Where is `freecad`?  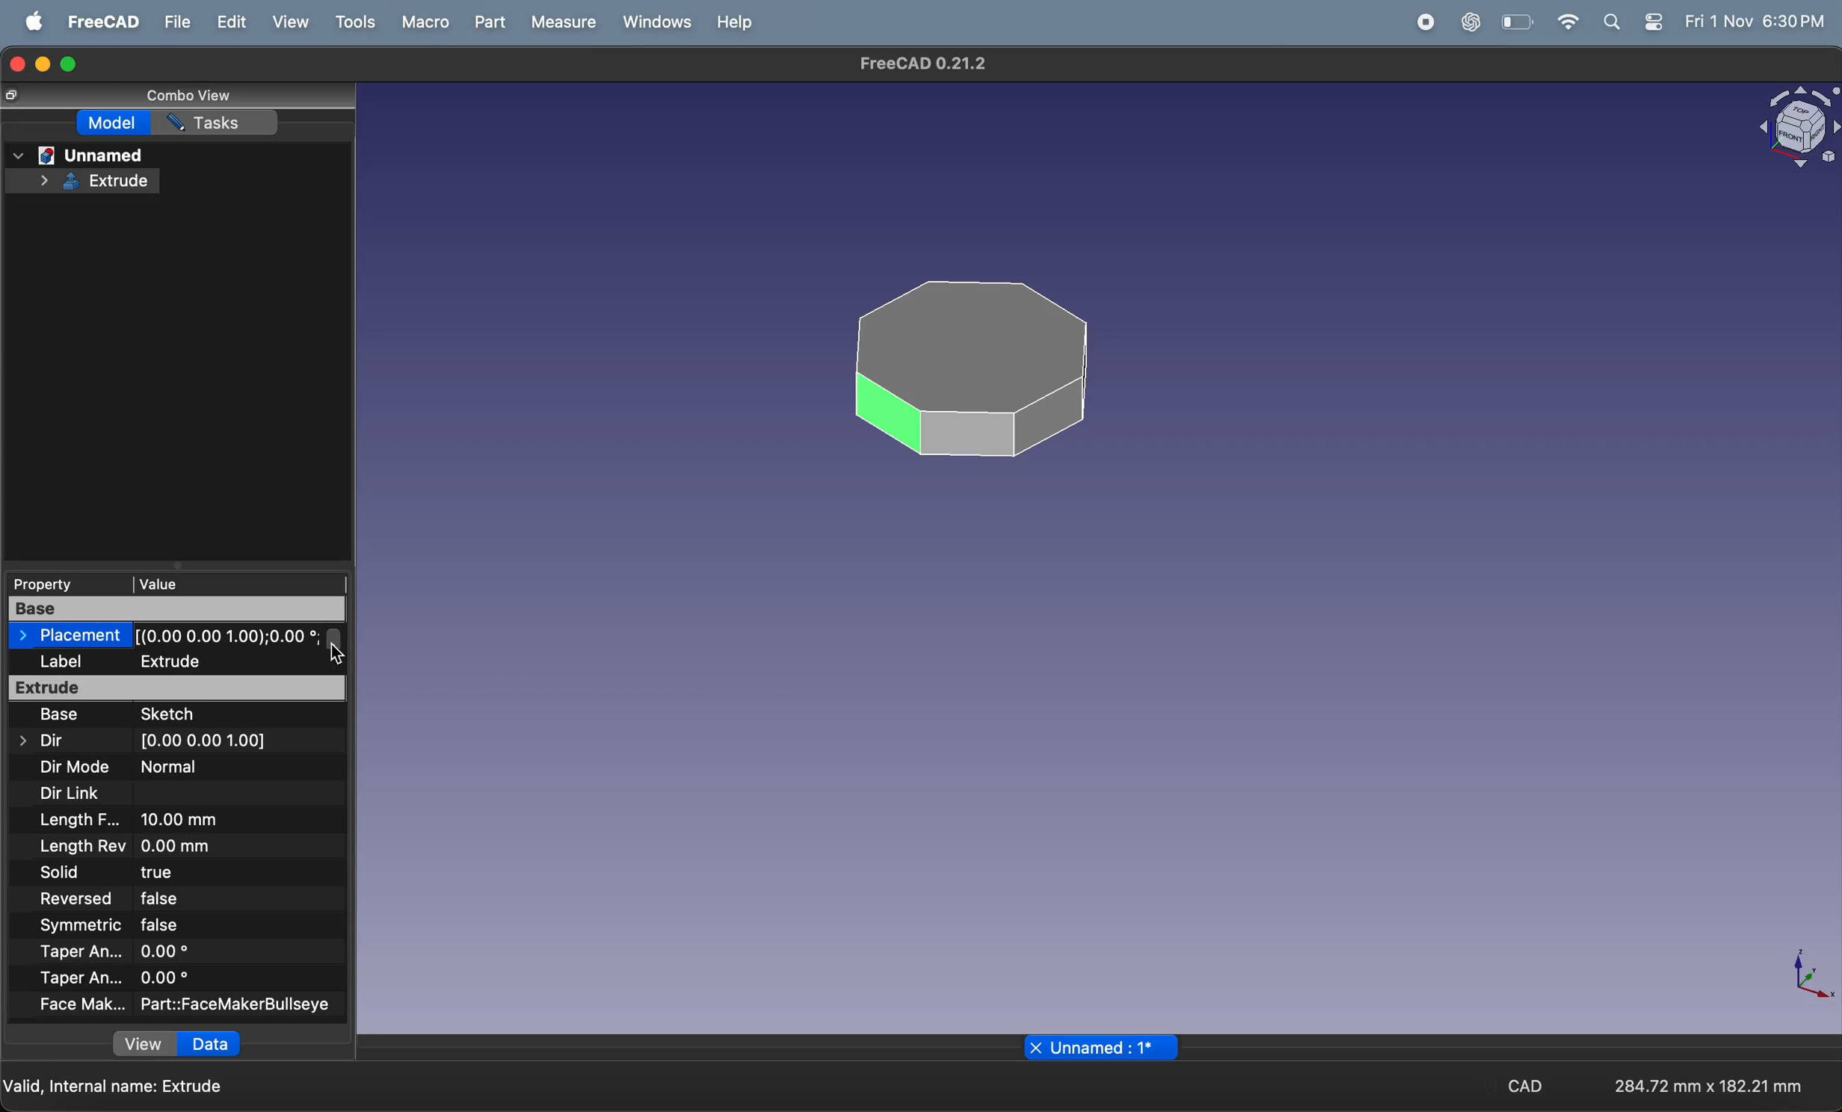 freecad is located at coordinates (102, 22).